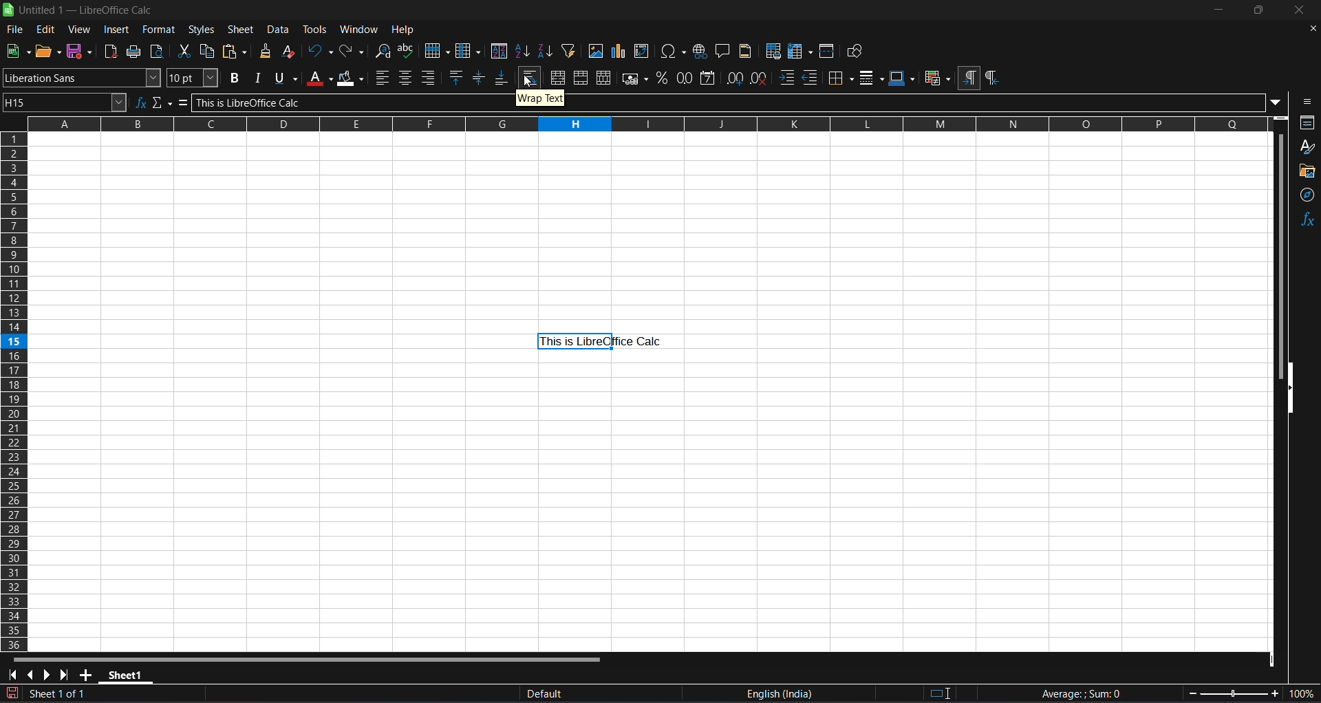 The height and width of the screenshot is (703, 1321). I want to click on row, so click(436, 50).